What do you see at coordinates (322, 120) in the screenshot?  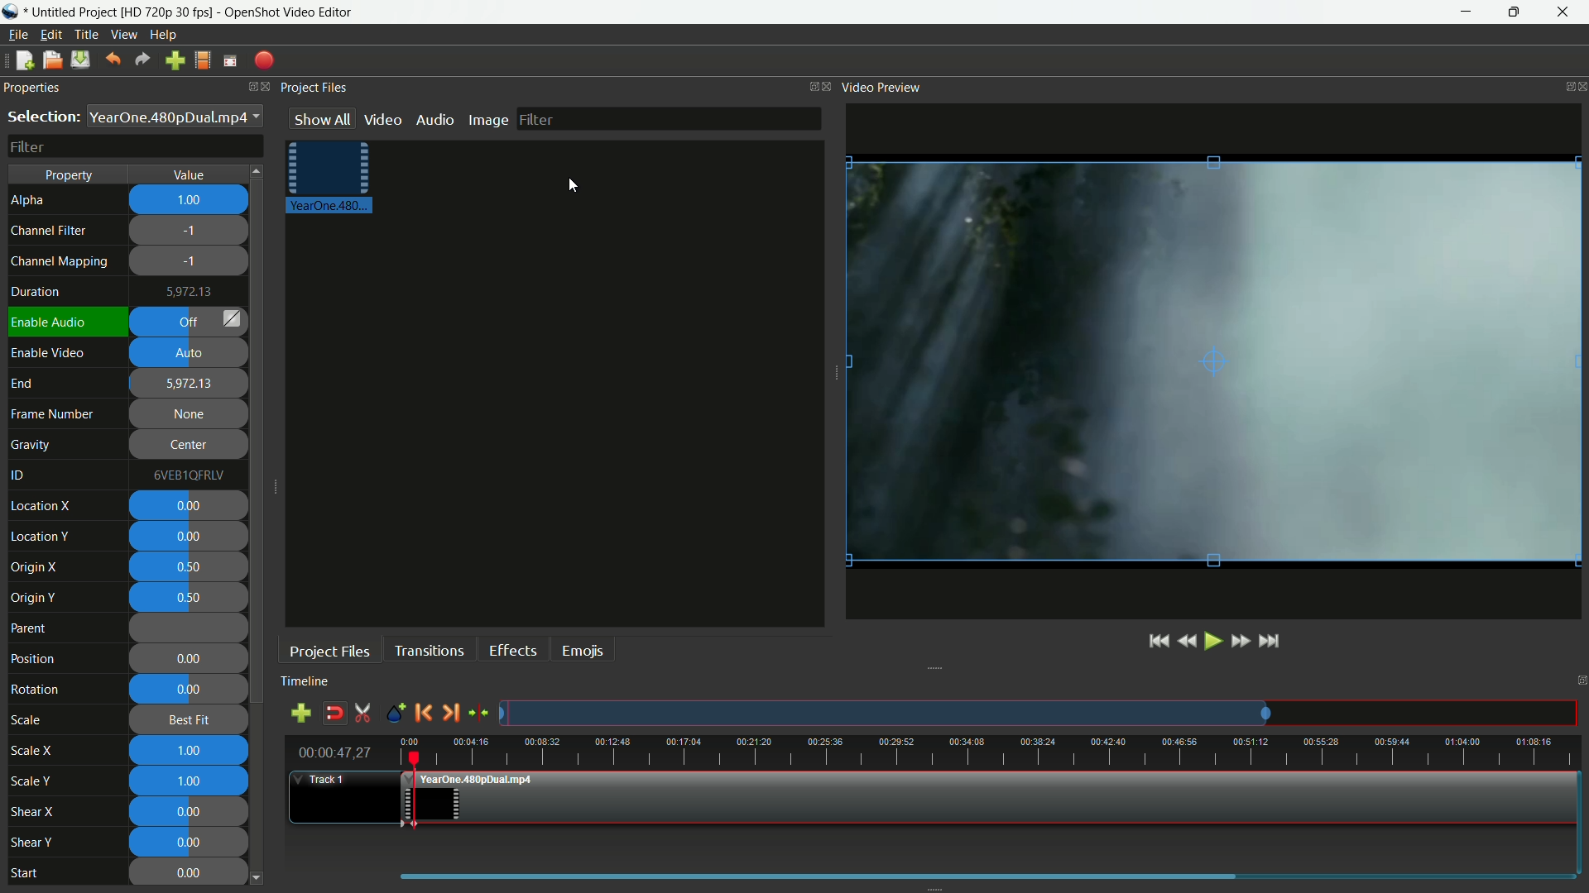 I see `show all` at bounding box center [322, 120].